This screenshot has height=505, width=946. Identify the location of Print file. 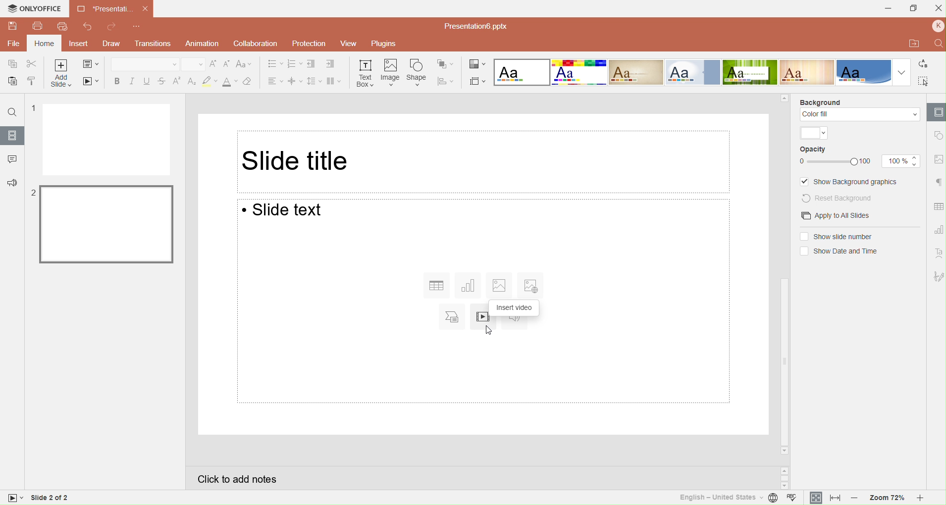
(37, 26).